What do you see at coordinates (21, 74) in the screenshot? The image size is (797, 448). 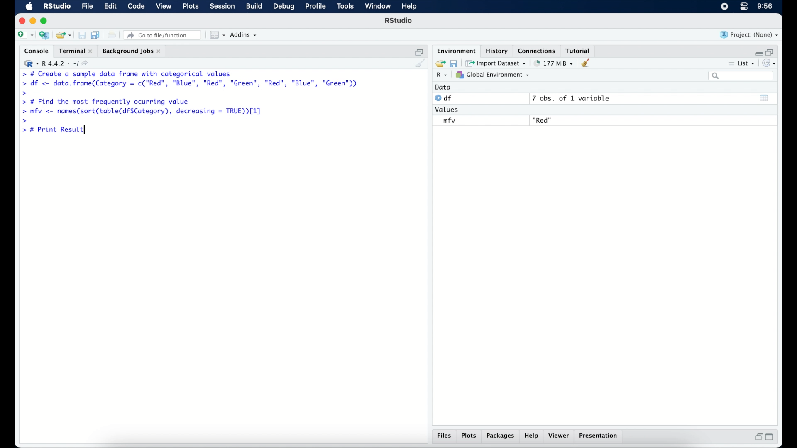 I see `command prompt` at bounding box center [21, 74].